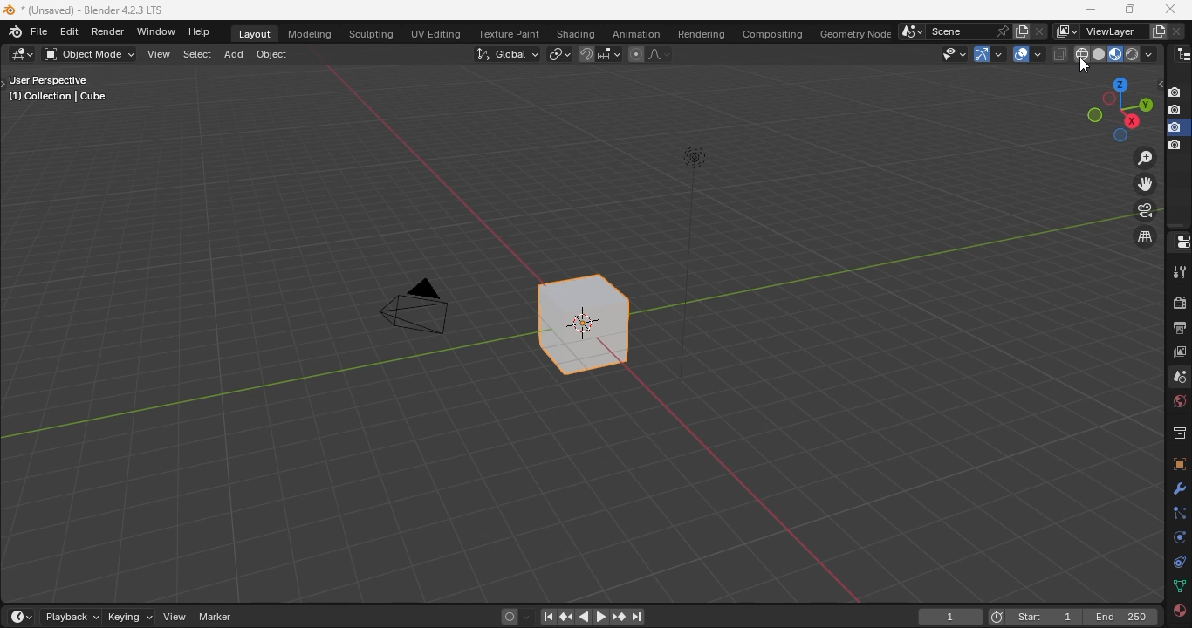  I want to click on setting, so click(1177, 489).